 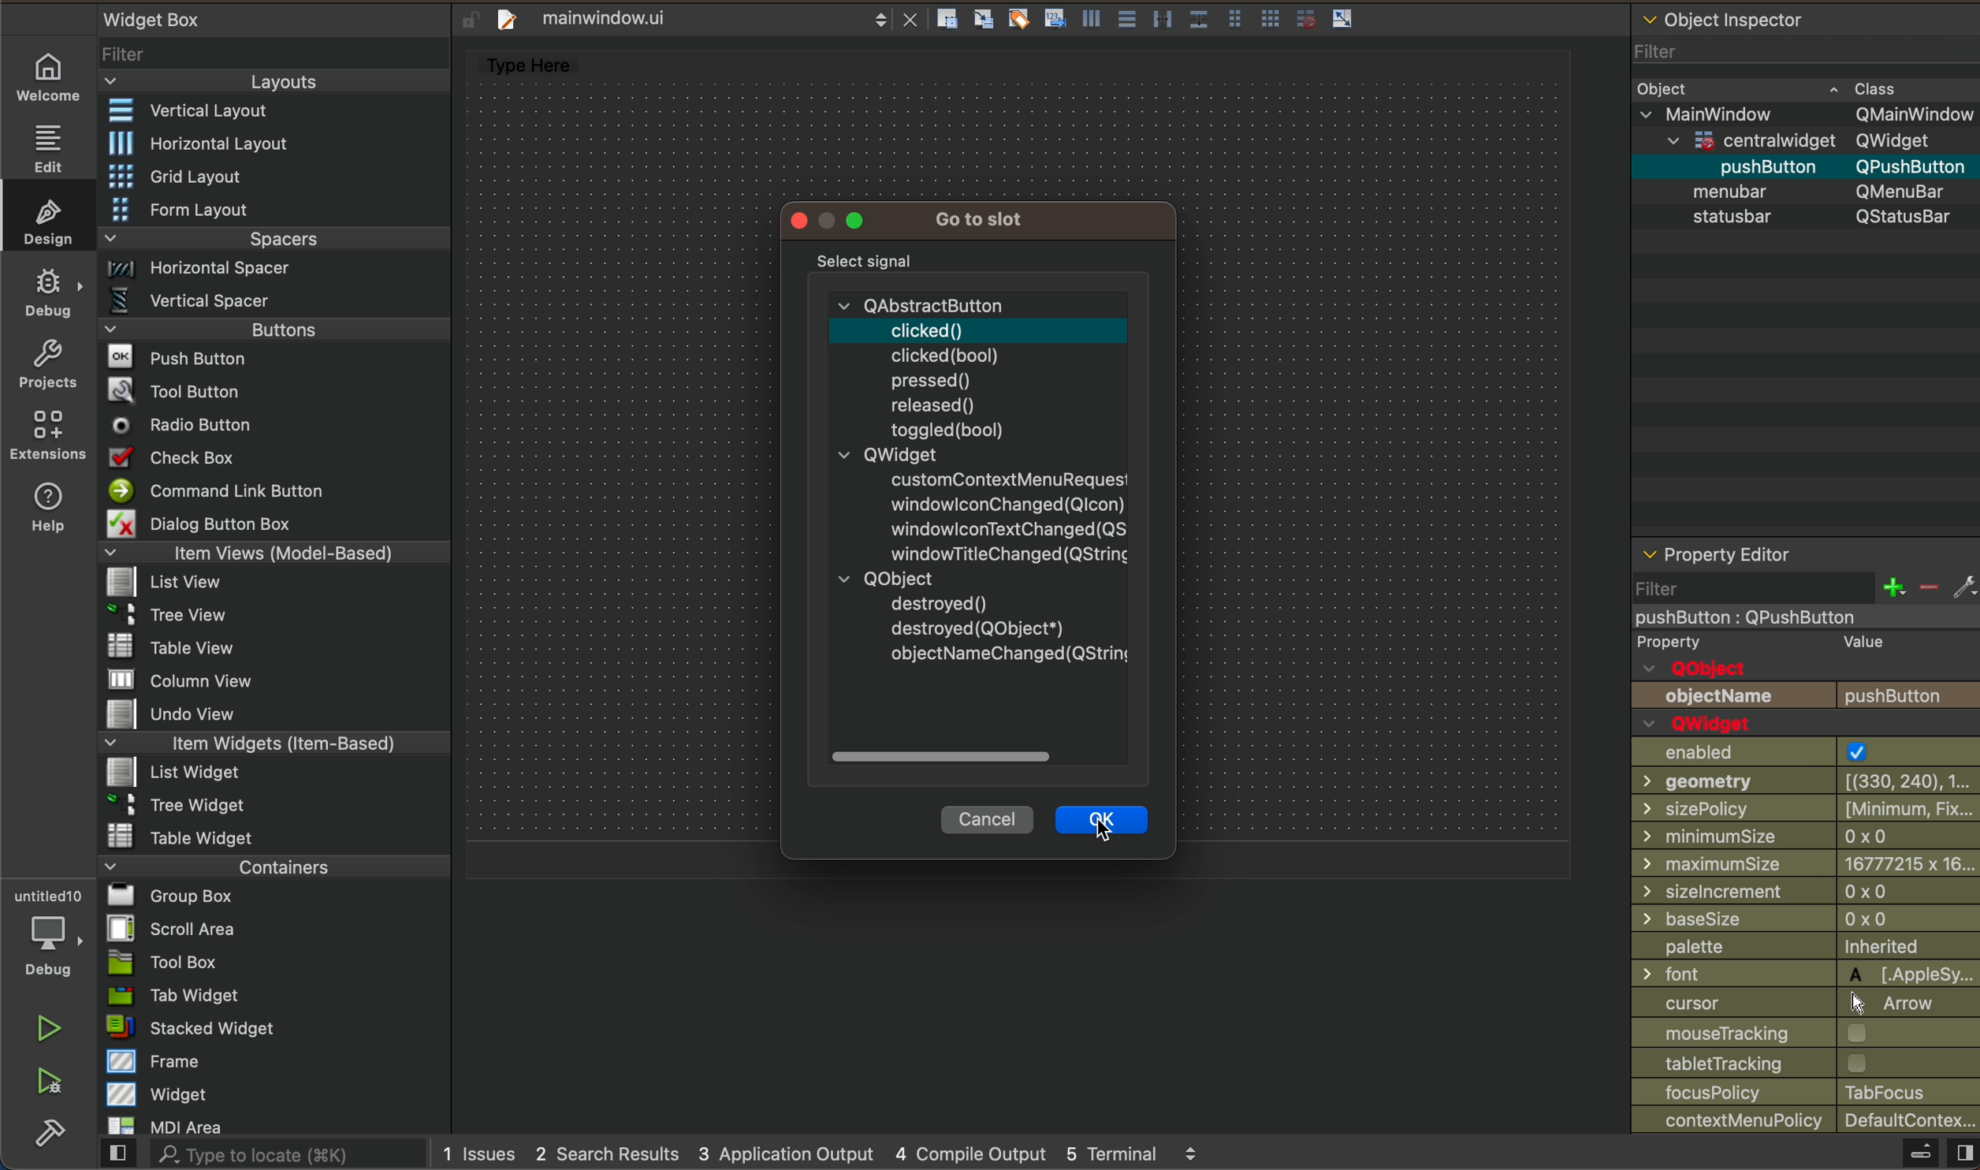 What do you see at coordinates (262, 1156) in the screenshot?
I see `search bar` at bounding box center [262, 1156].